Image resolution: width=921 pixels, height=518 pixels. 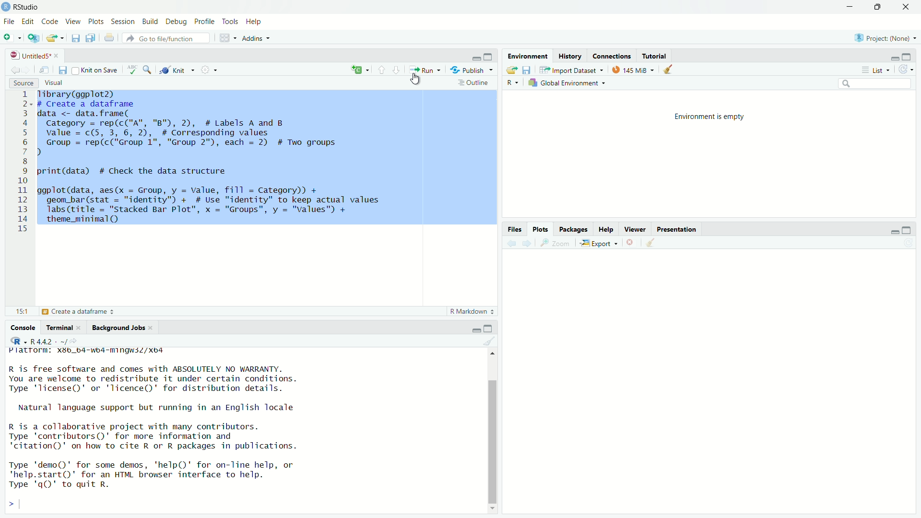 I want to click on Close, so click(x=908, y=8).